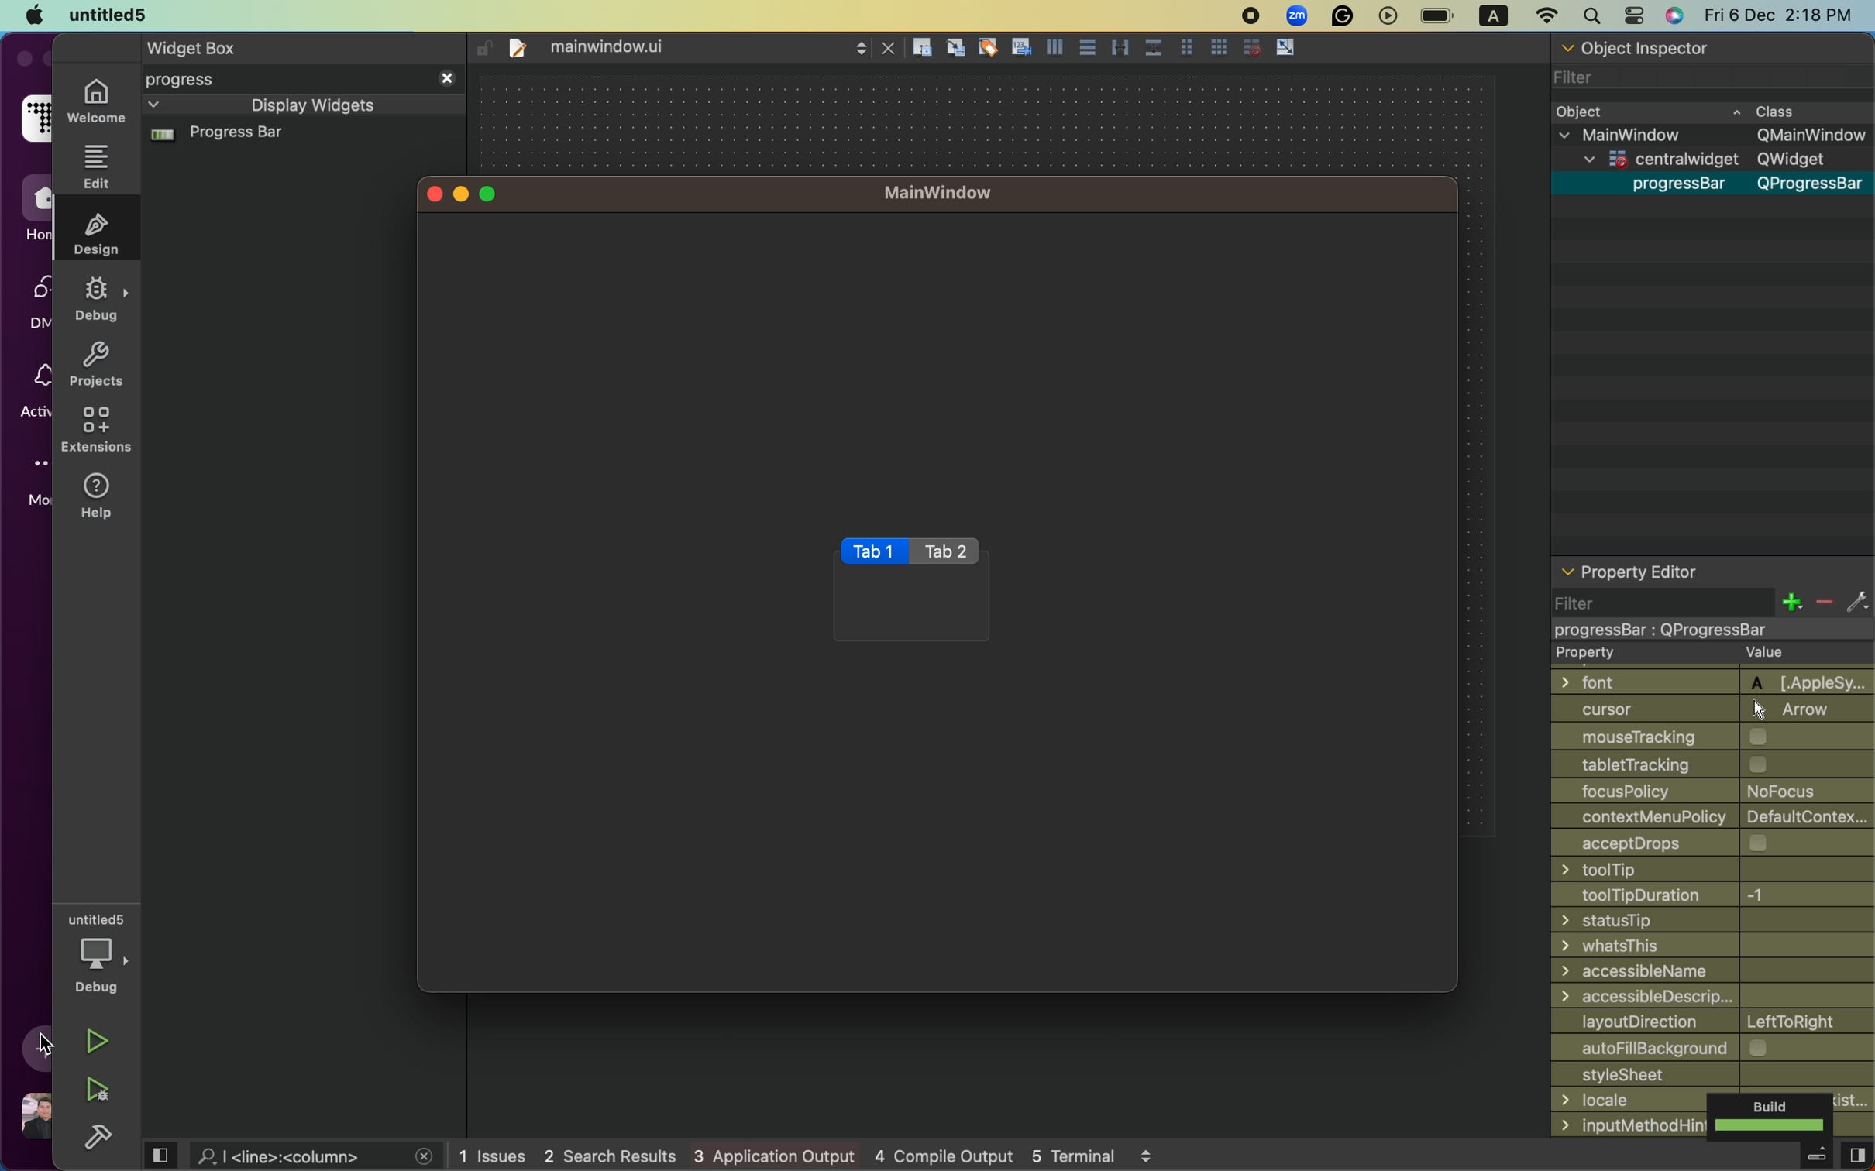 The width and height of the screenshot is (1875, 1171). I want to click on centra widget, so click(1717, 159).